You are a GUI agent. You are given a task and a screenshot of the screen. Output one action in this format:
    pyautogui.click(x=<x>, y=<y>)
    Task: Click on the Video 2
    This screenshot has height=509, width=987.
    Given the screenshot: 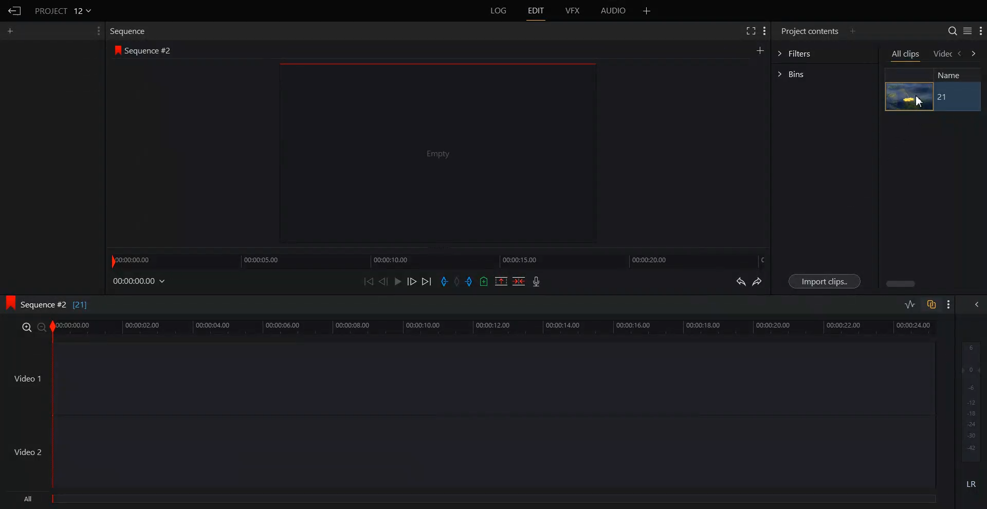 What is the action you would take?
    pyautogui.click(x=493, y=452)
    